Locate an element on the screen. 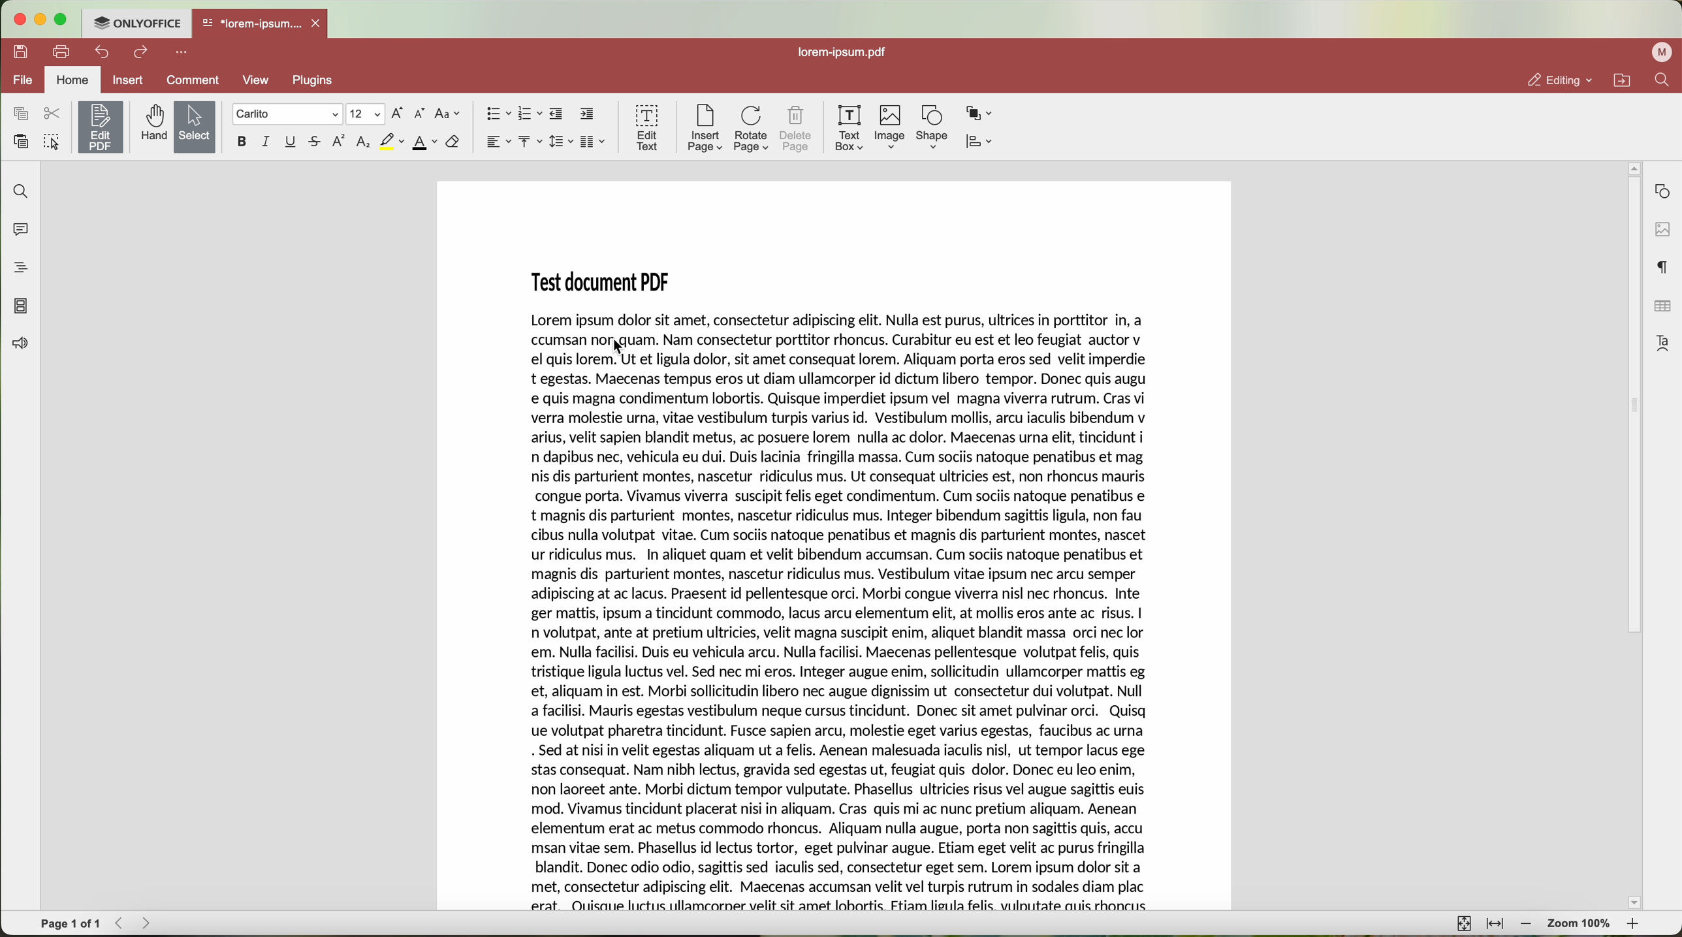 The image size is (1682, 937). image is located at coordinates (891, 127).